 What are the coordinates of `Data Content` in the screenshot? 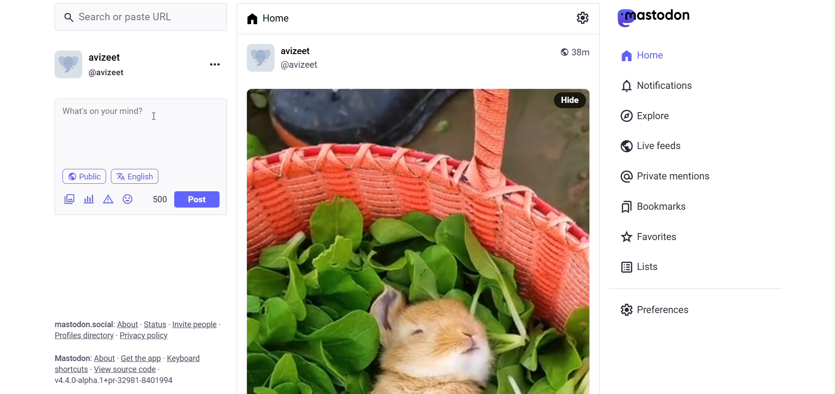 It's located at (109, 198).